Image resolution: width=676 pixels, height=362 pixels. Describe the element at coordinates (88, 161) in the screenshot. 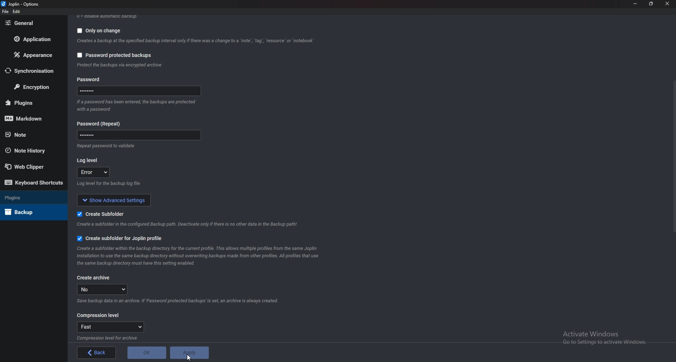

I see `Log level` at that location.